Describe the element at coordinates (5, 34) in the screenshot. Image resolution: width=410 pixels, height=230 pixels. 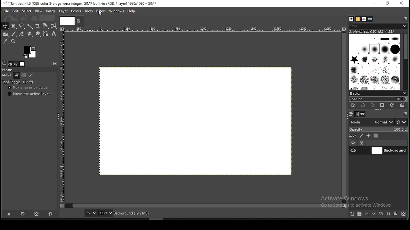
I see `gradient tool` at that location.